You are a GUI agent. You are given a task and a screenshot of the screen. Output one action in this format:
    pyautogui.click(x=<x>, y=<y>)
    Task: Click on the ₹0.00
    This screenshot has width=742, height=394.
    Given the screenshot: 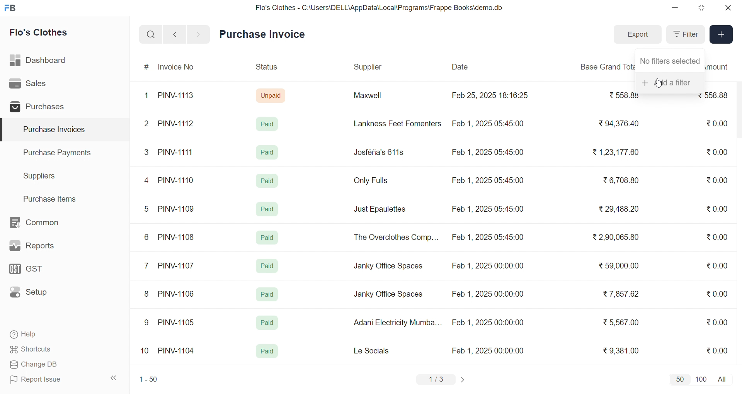 What is the action you would take?
    pyautogui.click(x=716, y=238)
    